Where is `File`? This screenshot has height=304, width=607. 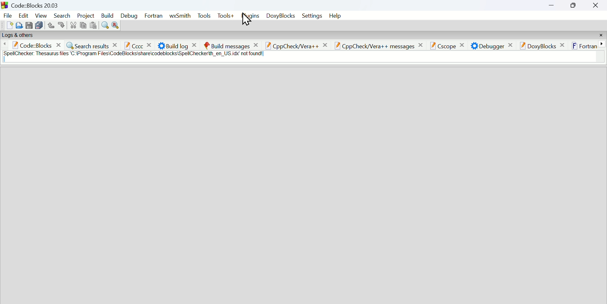 File is located at coordinates (7, 15).